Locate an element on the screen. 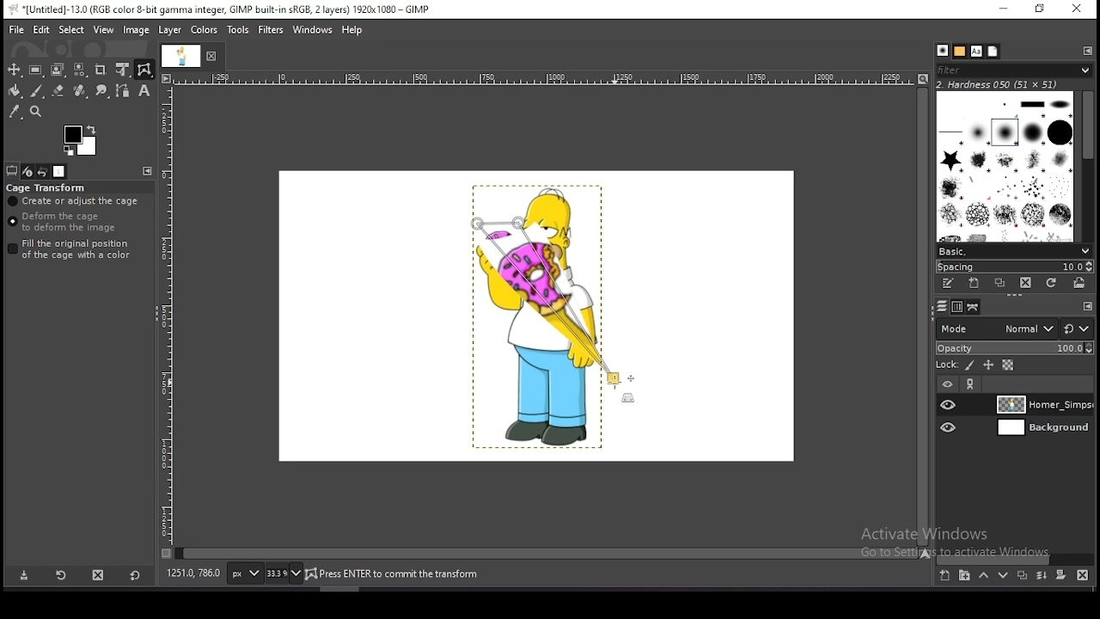 The width and height of the screenshot is (1100, 619). delete tool preset is located at coordinates (100, 576).